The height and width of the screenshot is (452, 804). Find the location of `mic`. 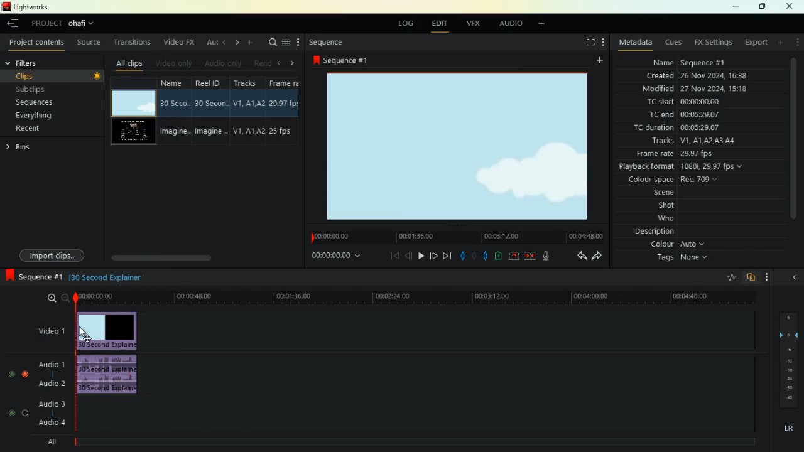

mic is located at coordinates (548, 254).